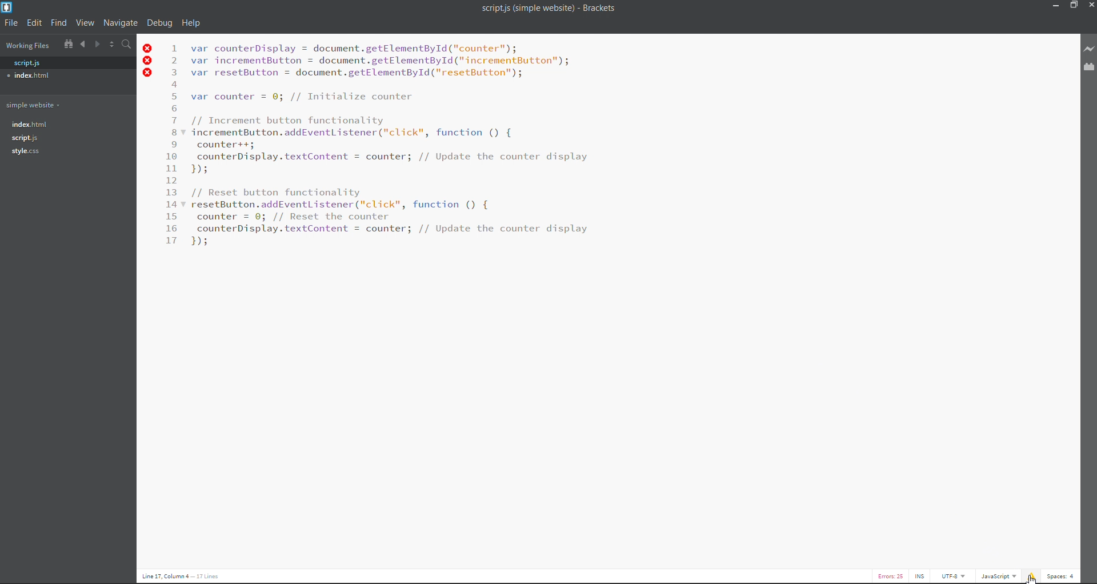 The image size is (1097, 584). What do you see at coordinates (160, 21) in the screenshot?
I see `debug` at bounding box center [160, 21].